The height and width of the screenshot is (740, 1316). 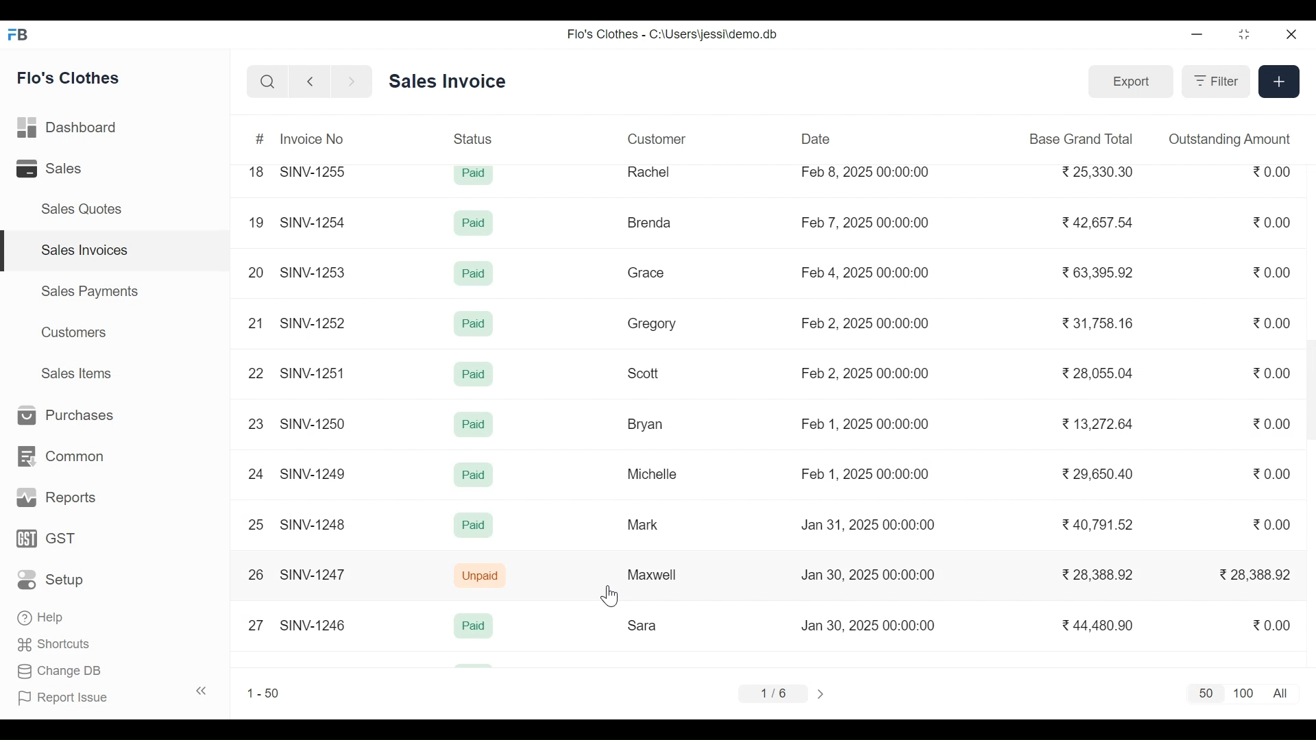 I want to click on 1-50, so click(x=263, y=693).